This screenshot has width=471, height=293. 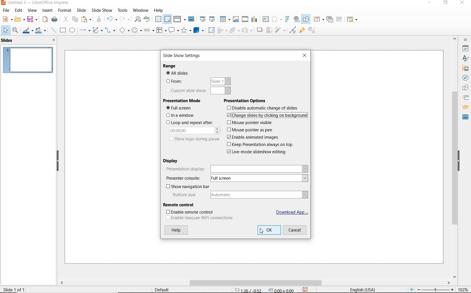 What do you see at coordinates (263, 108) in the screenshot?
I see `disable automatic change of slides` at bounding box center [263, 108].